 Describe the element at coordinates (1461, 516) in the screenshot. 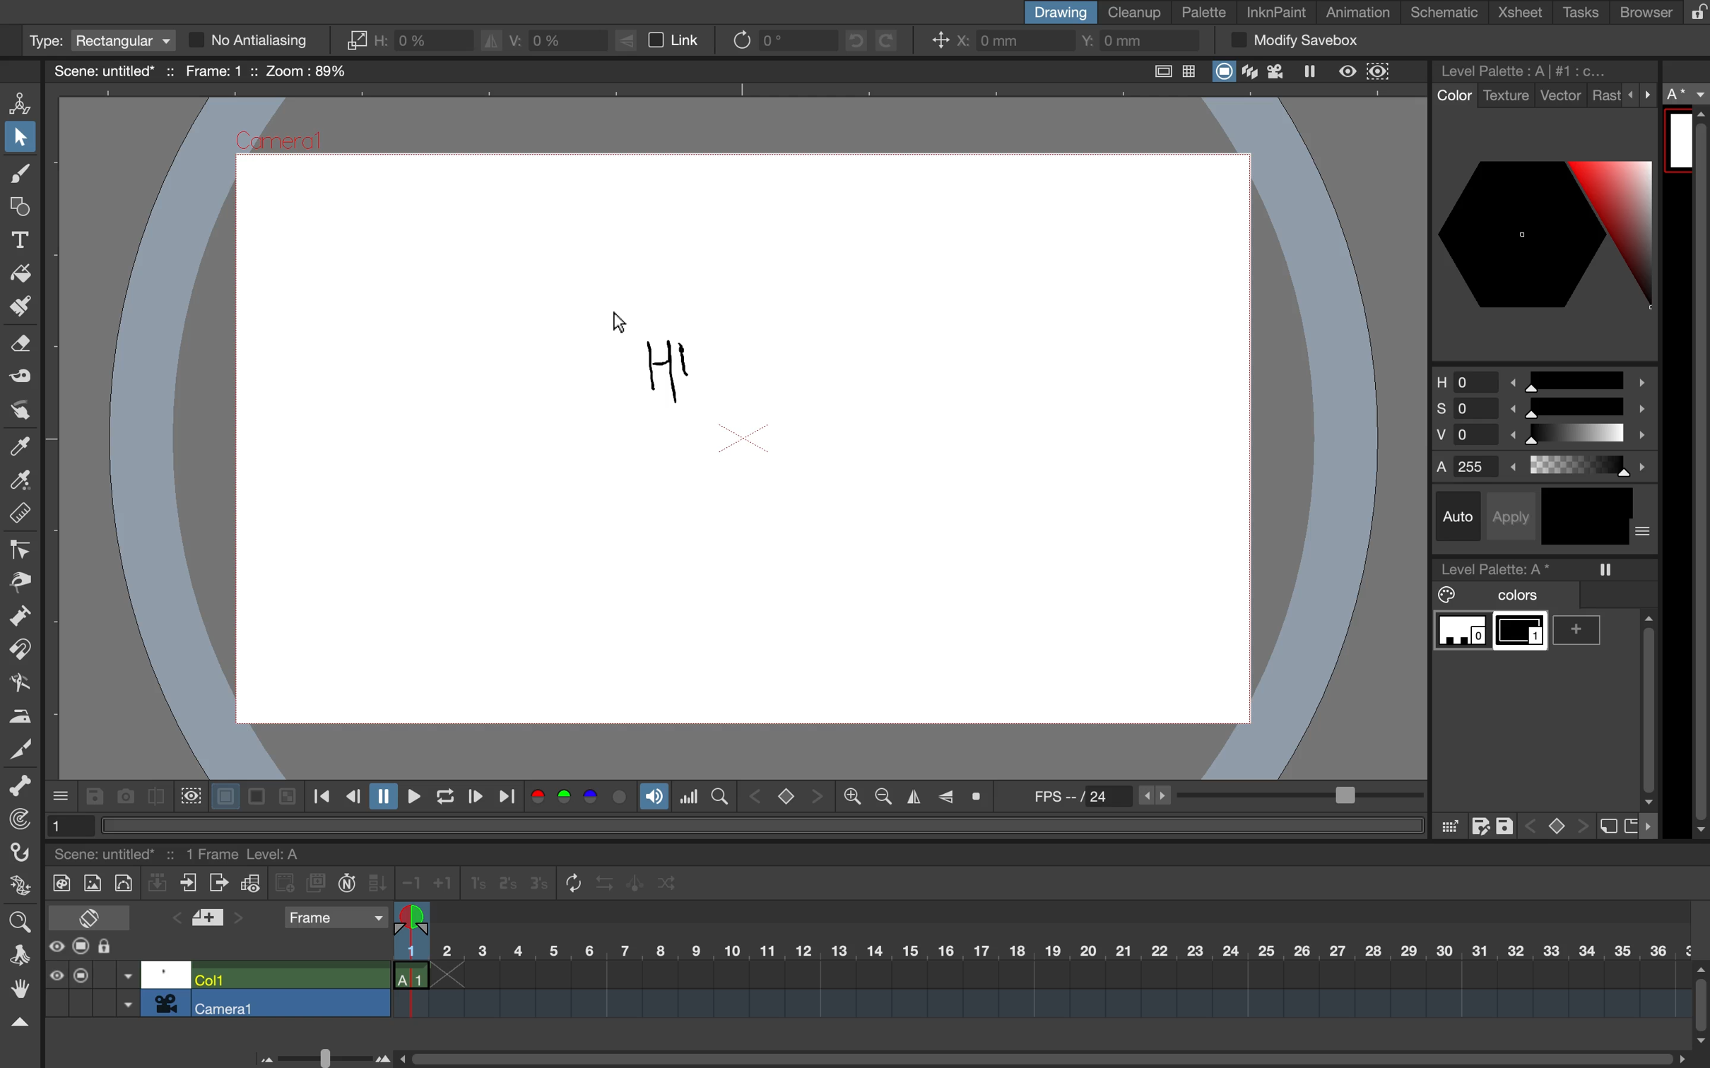

I see `auto` at that location.